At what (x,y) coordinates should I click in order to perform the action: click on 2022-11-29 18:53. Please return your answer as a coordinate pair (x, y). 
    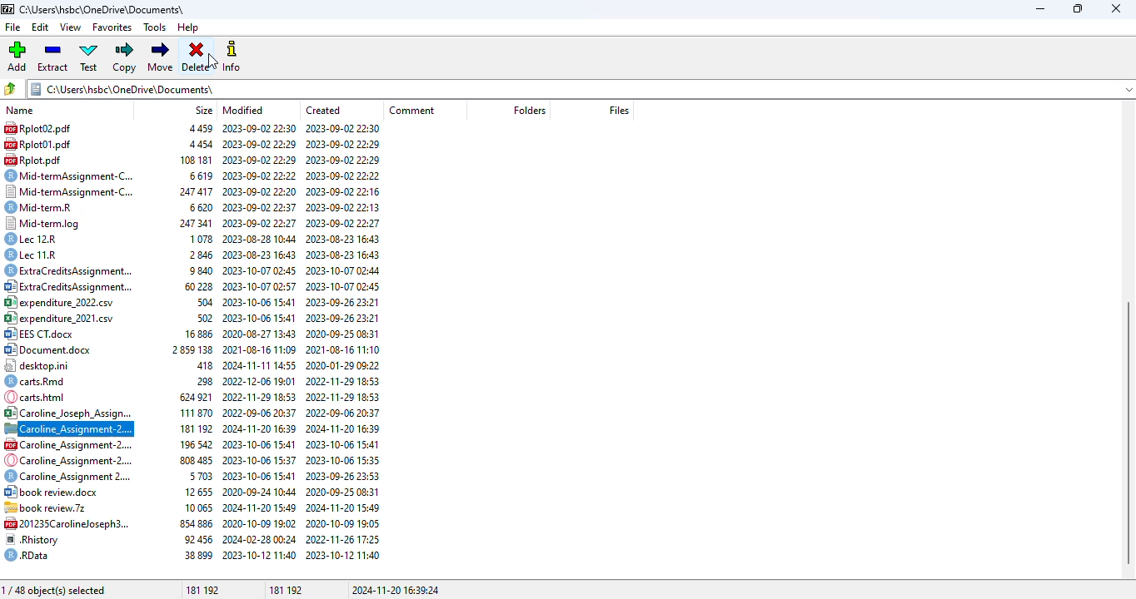
    Looking at the image, I should click on (341, 382).